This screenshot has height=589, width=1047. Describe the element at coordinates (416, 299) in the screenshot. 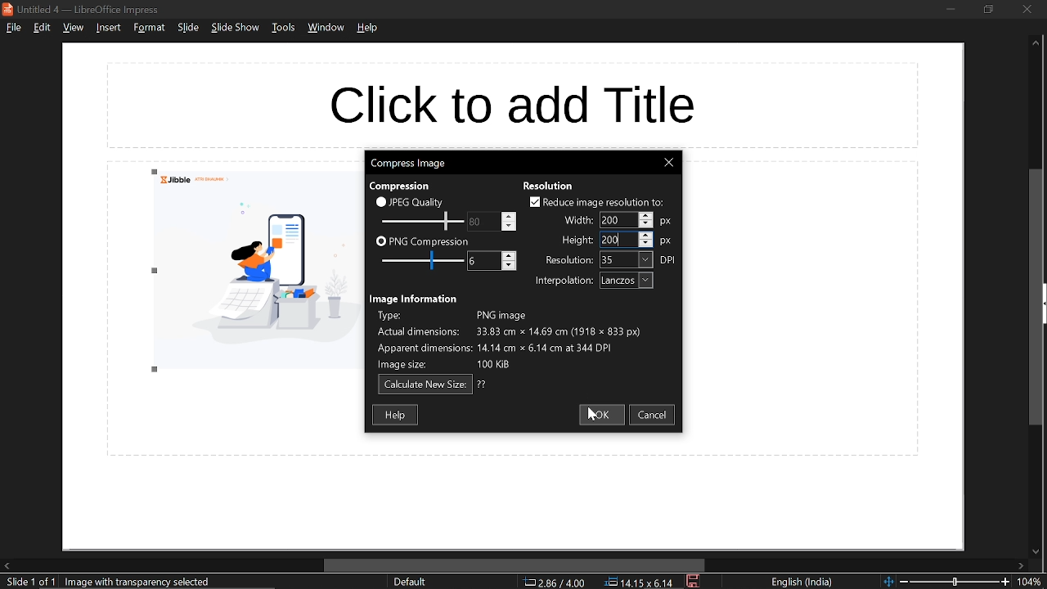

I see `image information` at that location.